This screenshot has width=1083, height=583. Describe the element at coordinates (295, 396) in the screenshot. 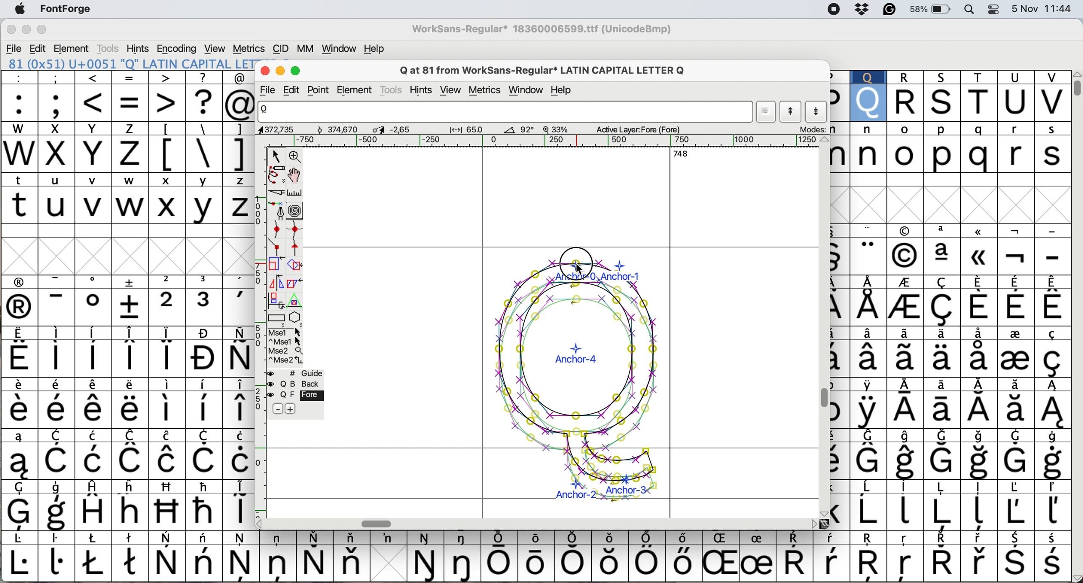

I see `fore` at that location.